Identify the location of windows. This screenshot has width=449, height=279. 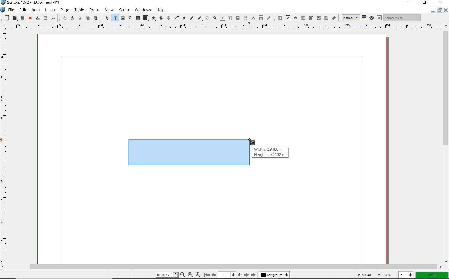
(143, 10).